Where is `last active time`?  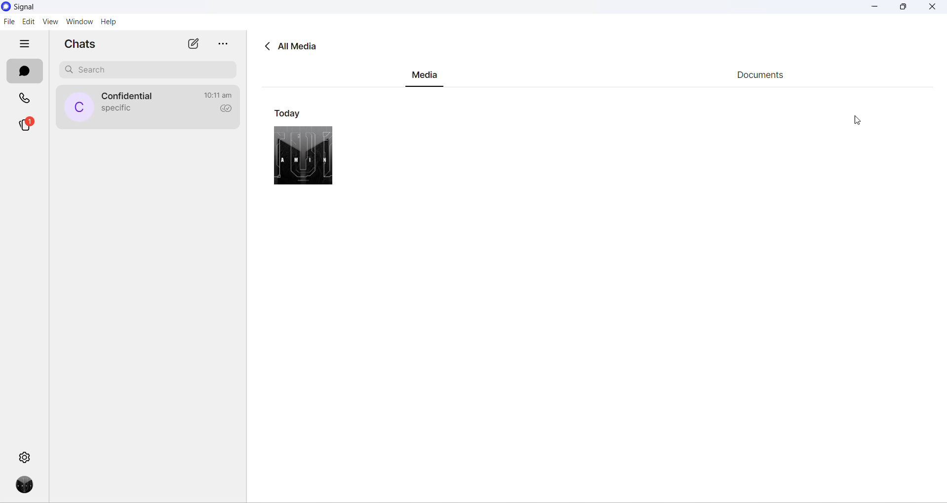
last active time is located at coordinates (221, 95).